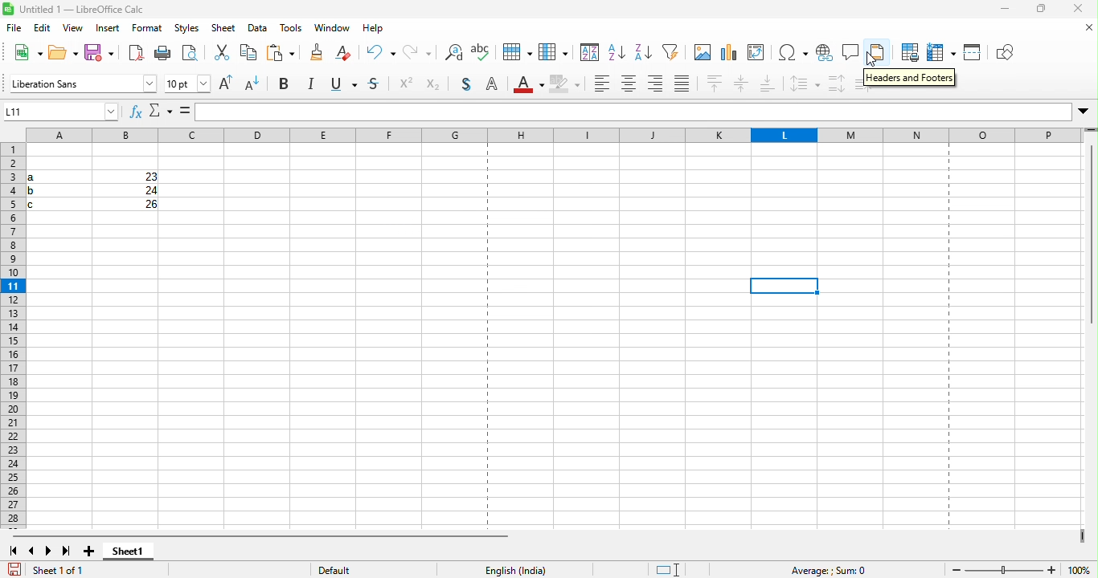  What do you see at coordinates (671, 53) in the screenshot?
I see `image` at bounding box center [671, 53].